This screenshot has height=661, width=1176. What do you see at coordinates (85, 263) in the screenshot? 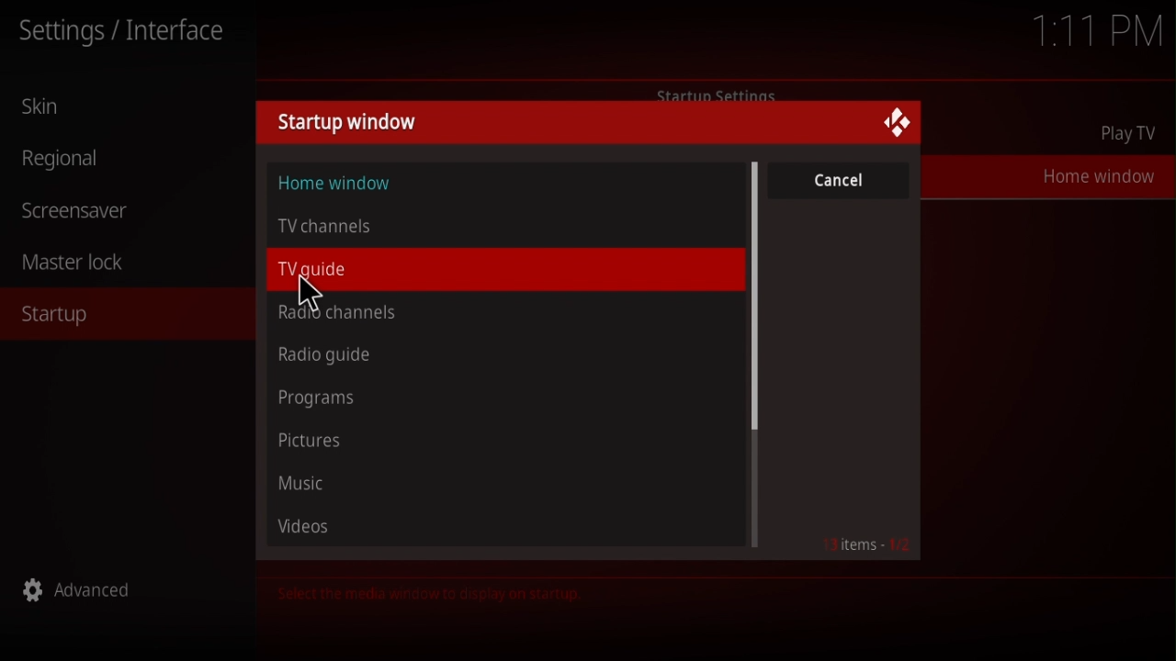
I see `master lock` at bounding box center [85, 263].